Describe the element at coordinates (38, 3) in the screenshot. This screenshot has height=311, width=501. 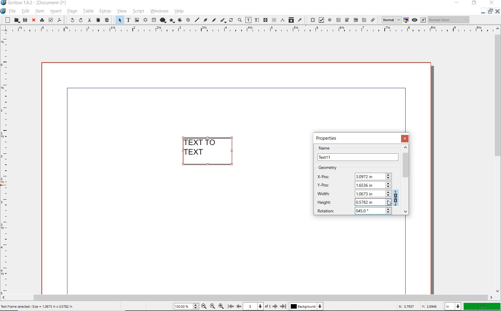
I see `system name` at that location.